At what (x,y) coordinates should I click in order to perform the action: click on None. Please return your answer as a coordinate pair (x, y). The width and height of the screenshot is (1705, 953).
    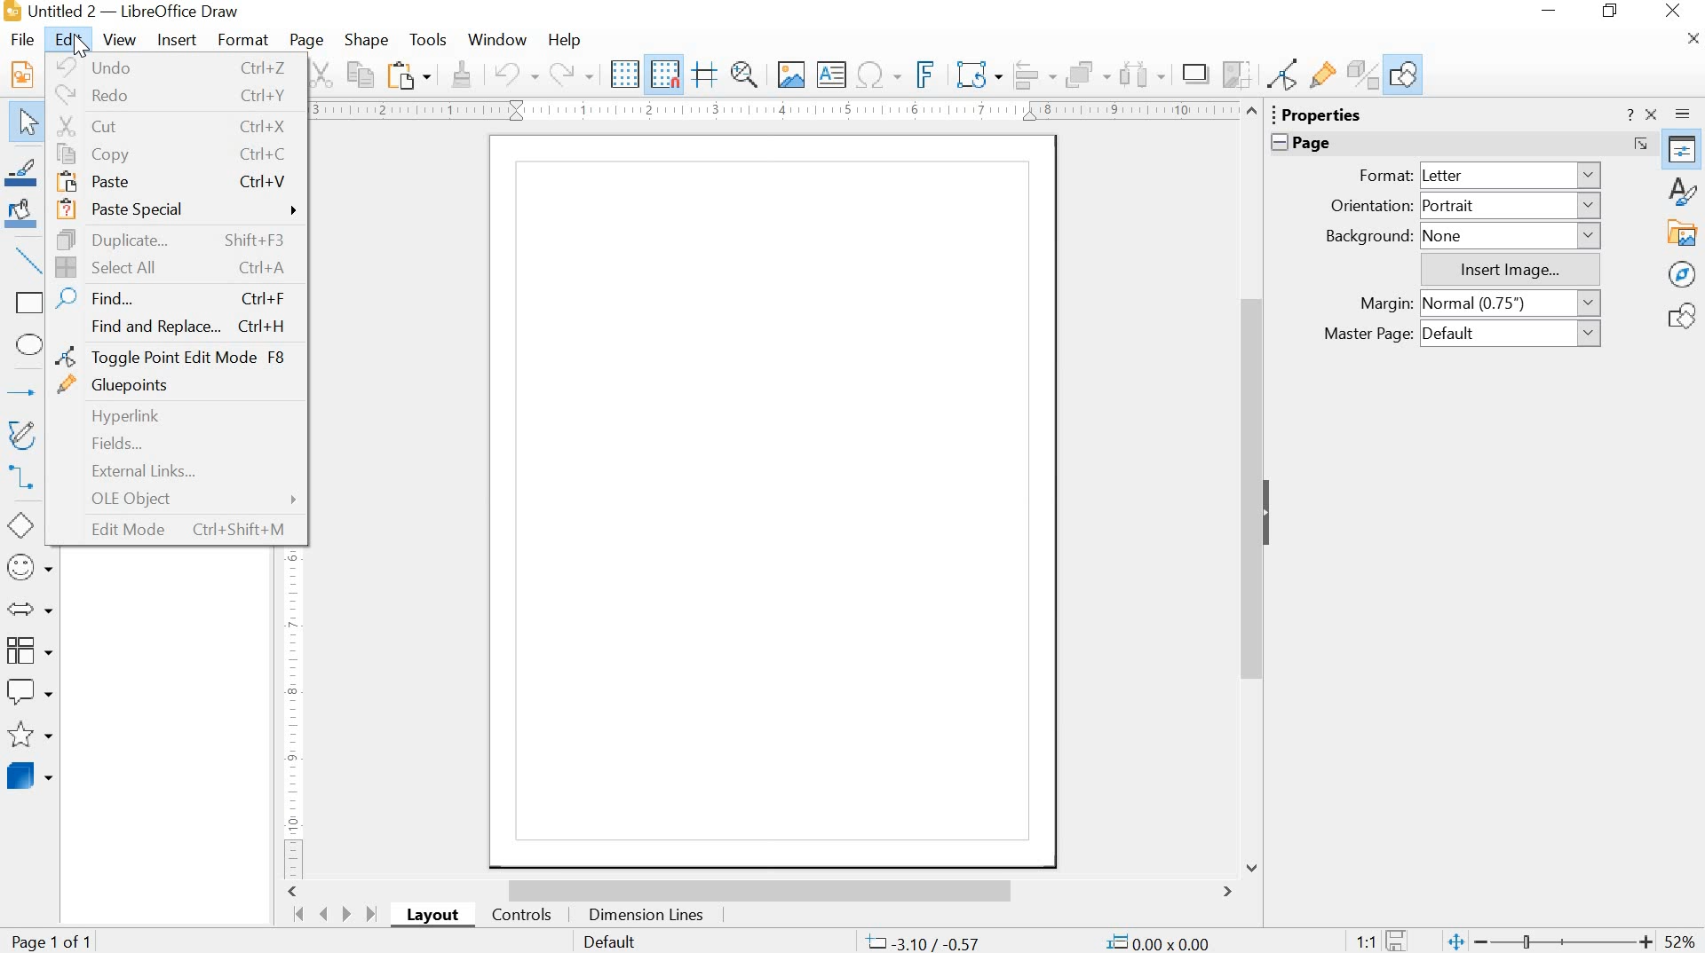
    Looking at the image, I should click on (1512, 235).